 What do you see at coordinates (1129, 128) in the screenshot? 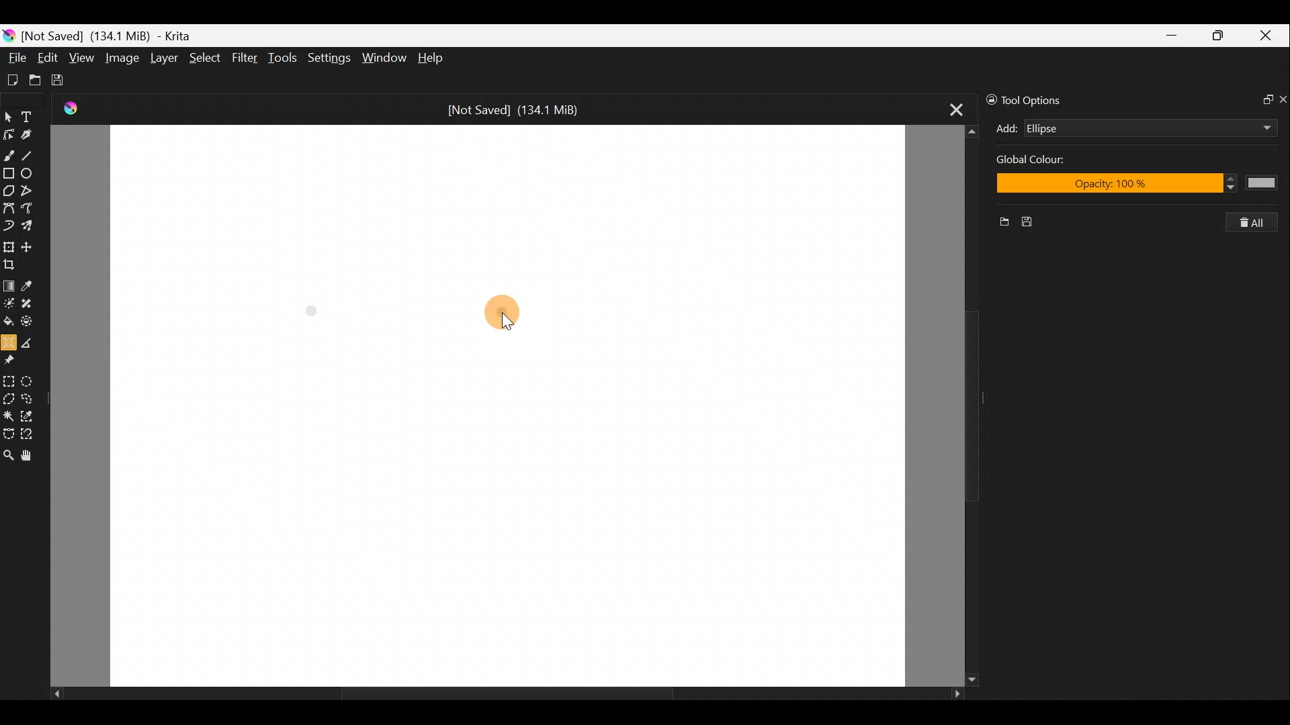
I see `Ellipse` at bounding box center [1129, 128].